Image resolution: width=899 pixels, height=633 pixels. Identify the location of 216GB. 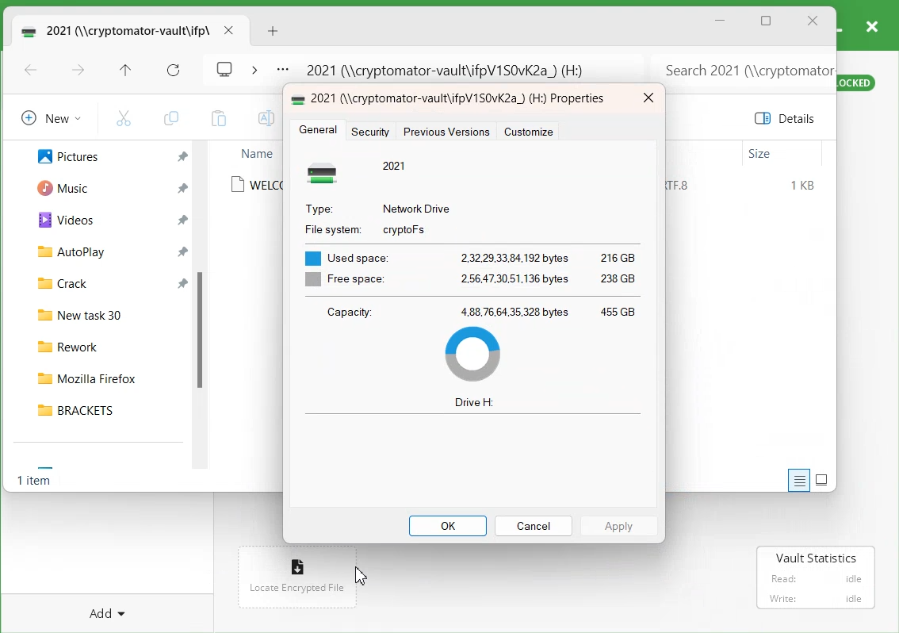
(616, 256).